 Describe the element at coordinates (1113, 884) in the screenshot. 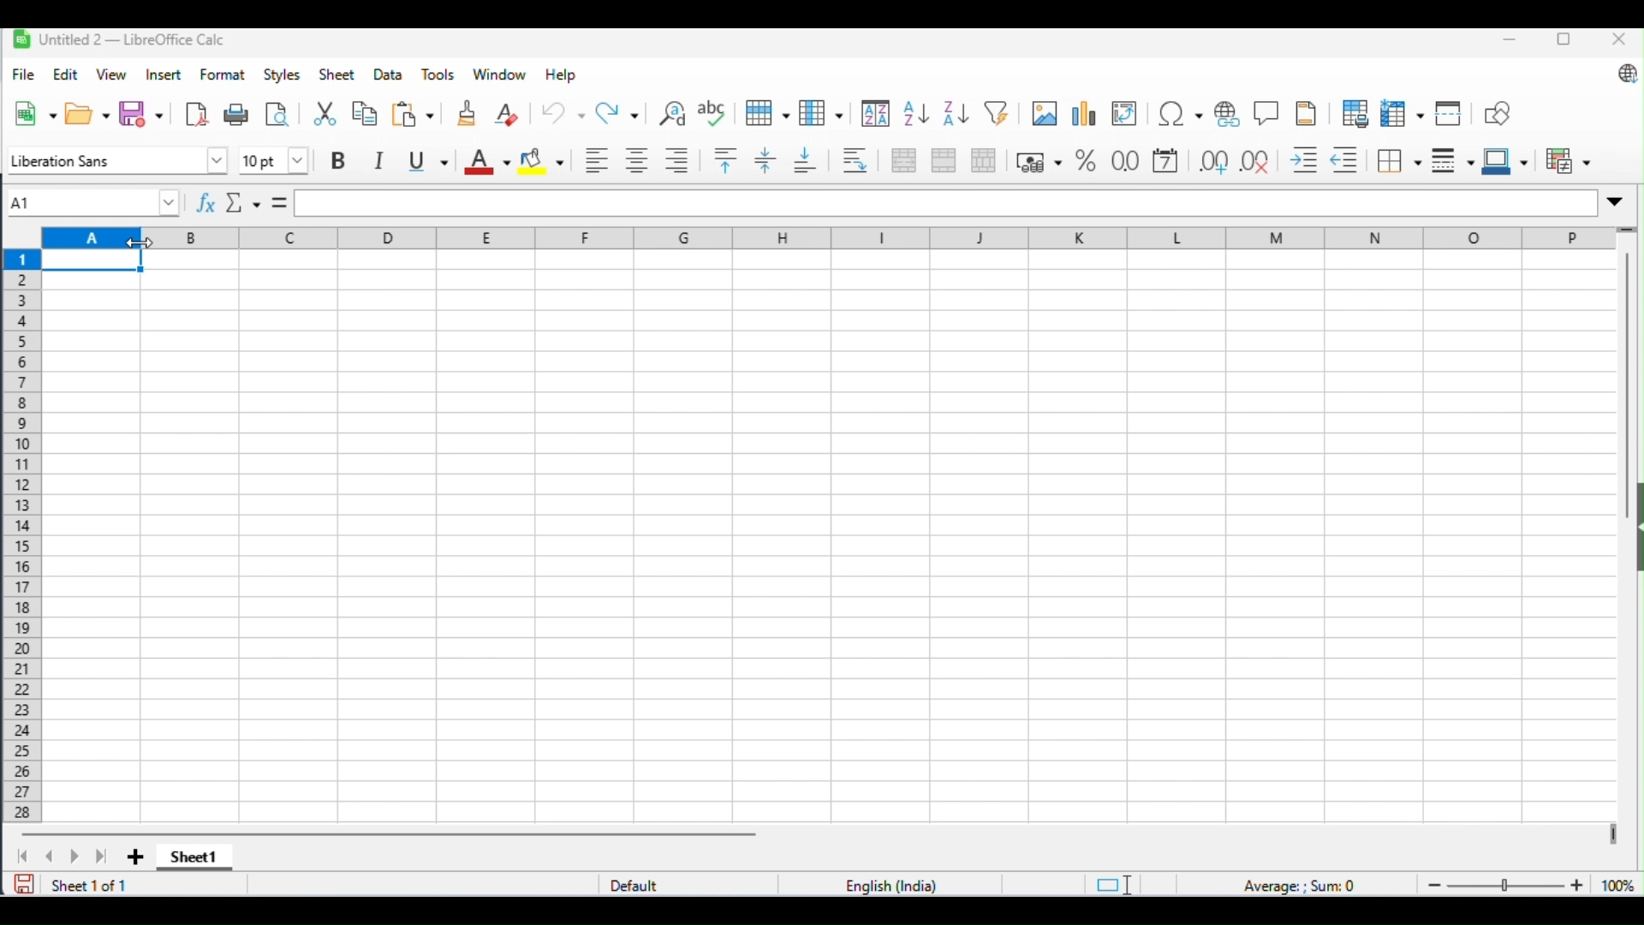

I see `standard selection` at that location.